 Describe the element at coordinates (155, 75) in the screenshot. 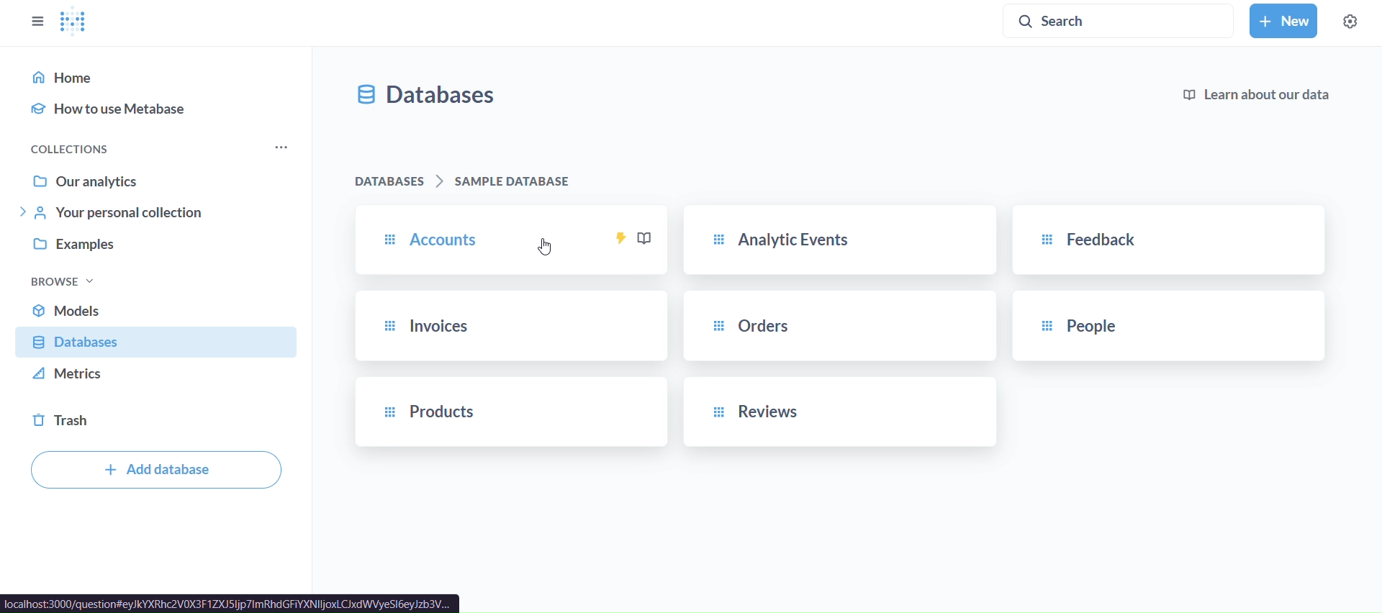

I see `home` at that location.